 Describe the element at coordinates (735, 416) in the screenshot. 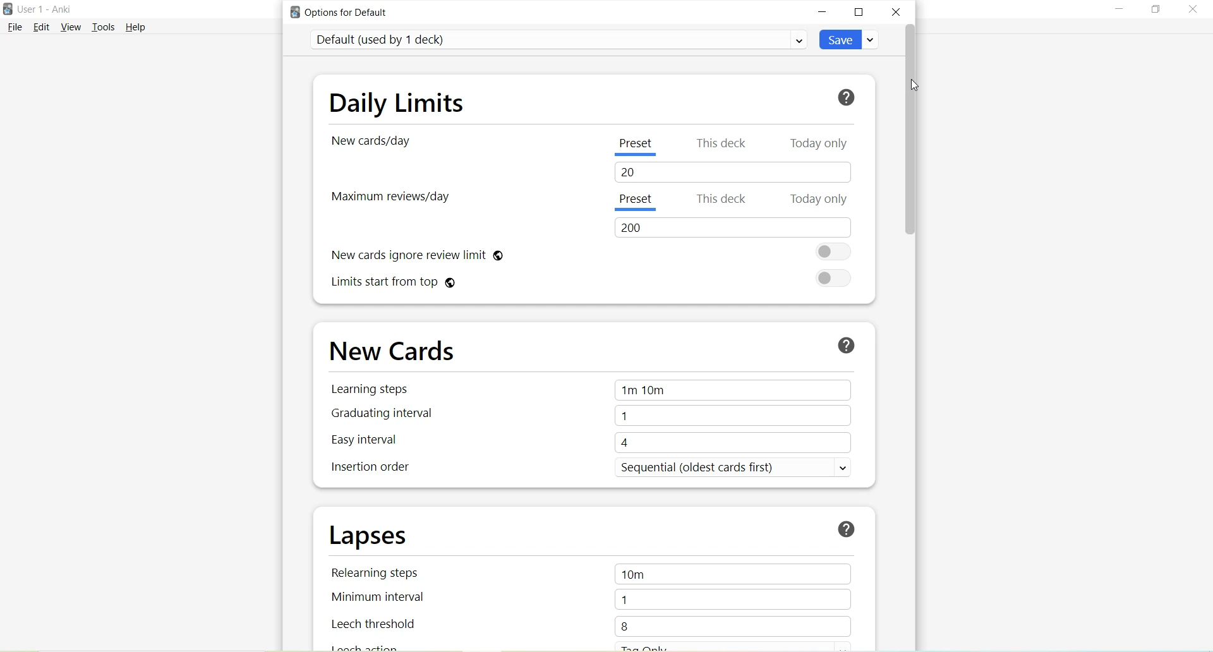

I see `1` at that location.